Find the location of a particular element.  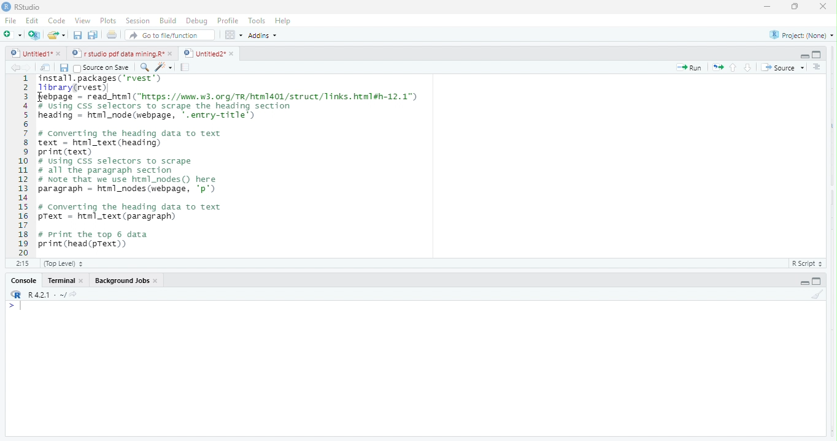

File is located at coordinates (10, 21).